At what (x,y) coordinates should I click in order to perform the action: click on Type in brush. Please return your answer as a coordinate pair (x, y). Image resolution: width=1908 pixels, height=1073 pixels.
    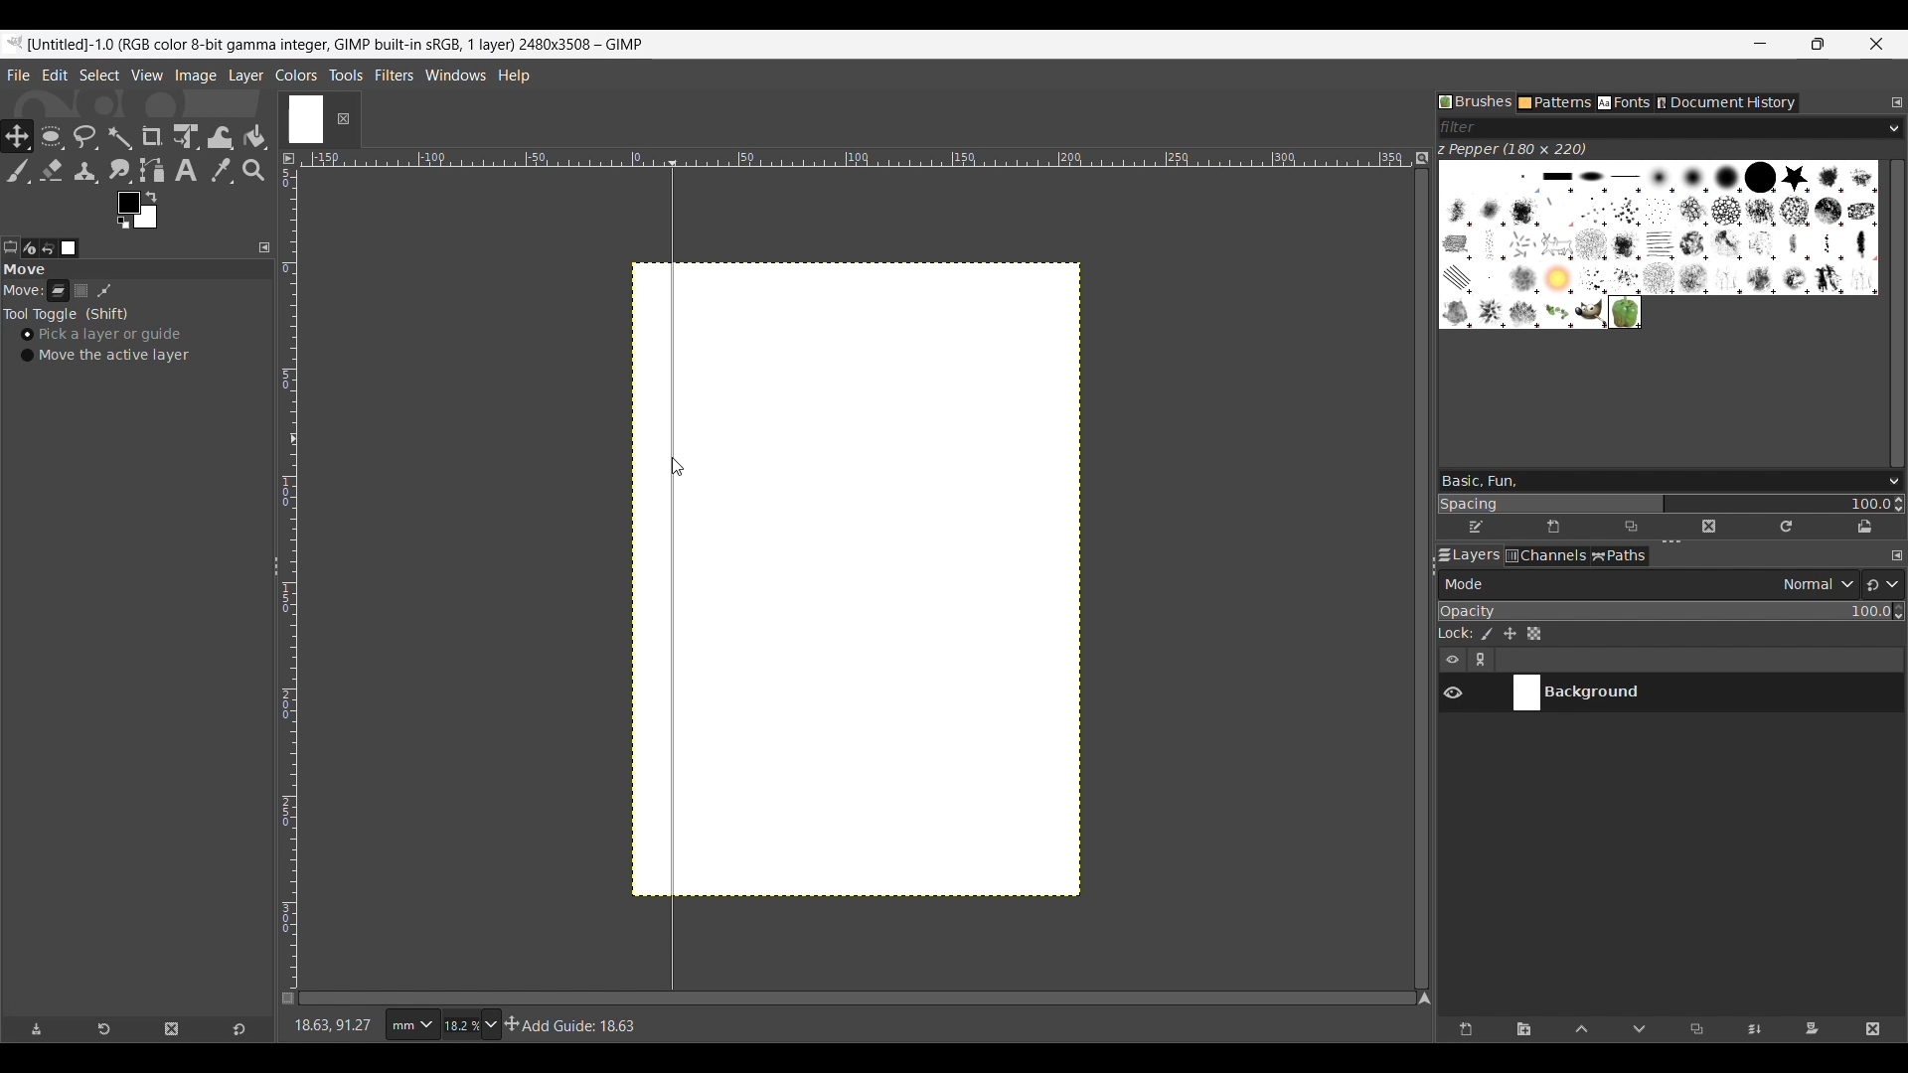
    Looking at the image, I should click on (1654, 481).